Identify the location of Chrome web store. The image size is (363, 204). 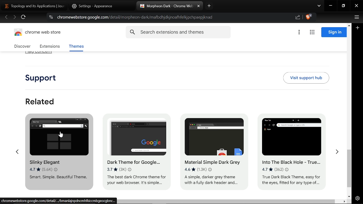
(39, 33).